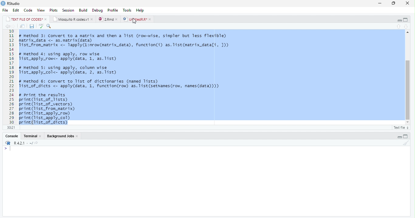 The height and width of the screenshot is (218, 415). I want to click on Debug, so click(98, 10).